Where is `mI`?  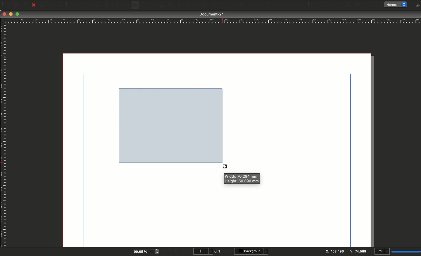 mI is located at coordinates (382, 252).